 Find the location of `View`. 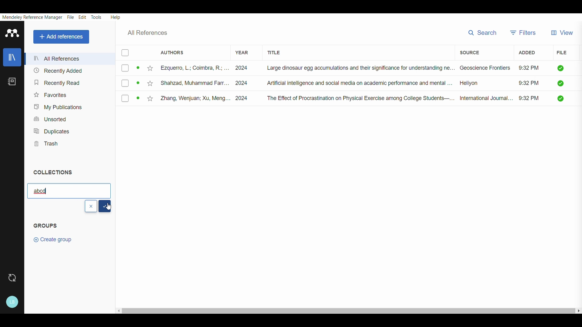

View is located at coordinates (564, 30).